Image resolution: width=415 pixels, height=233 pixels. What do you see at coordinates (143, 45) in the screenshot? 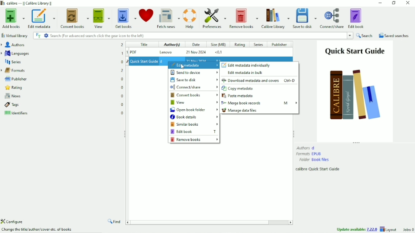
I see `Title` at bounding box center [143, 45].